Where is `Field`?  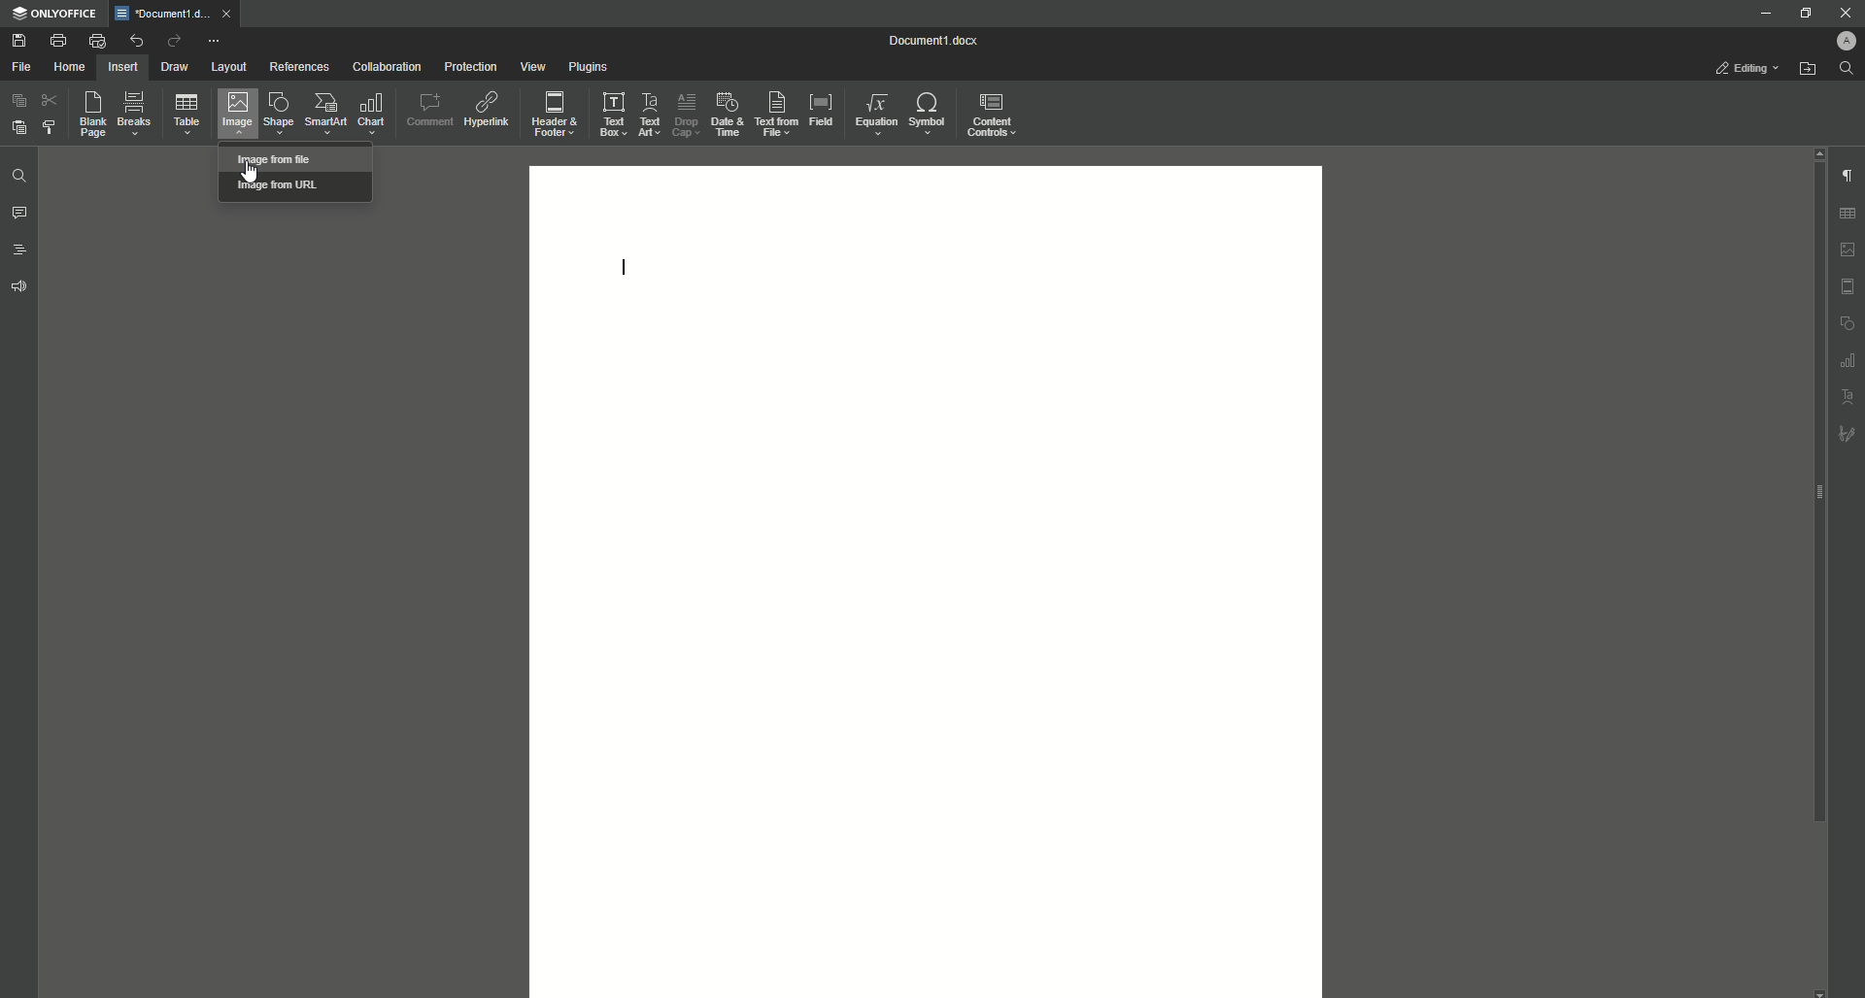
Field is located at coordinates (823, 115).